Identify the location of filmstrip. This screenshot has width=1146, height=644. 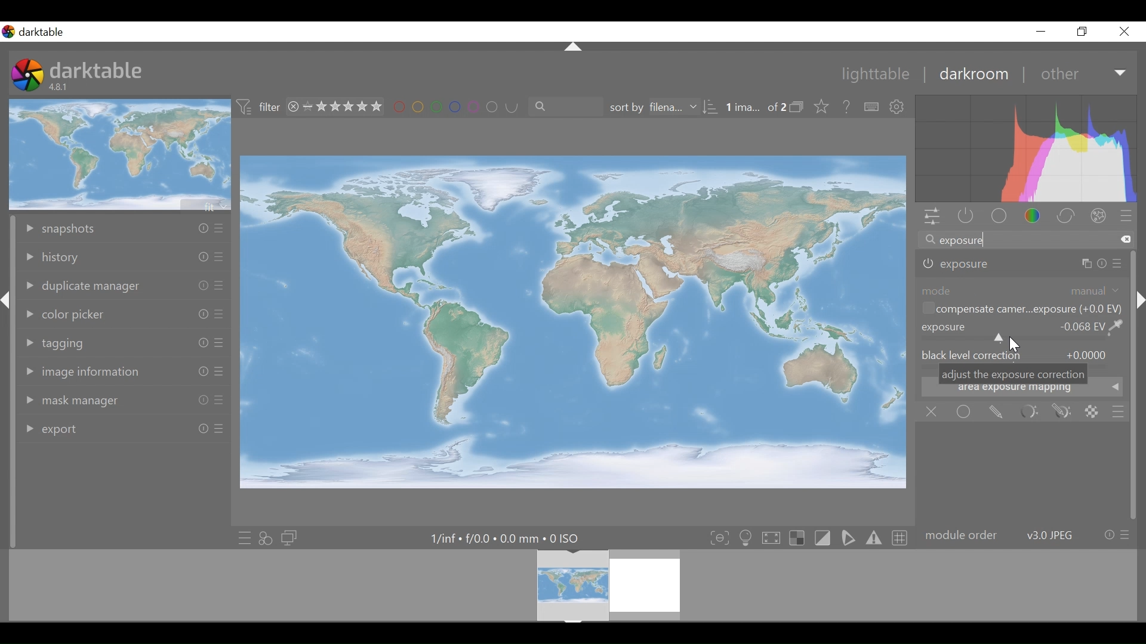
(572, 585).